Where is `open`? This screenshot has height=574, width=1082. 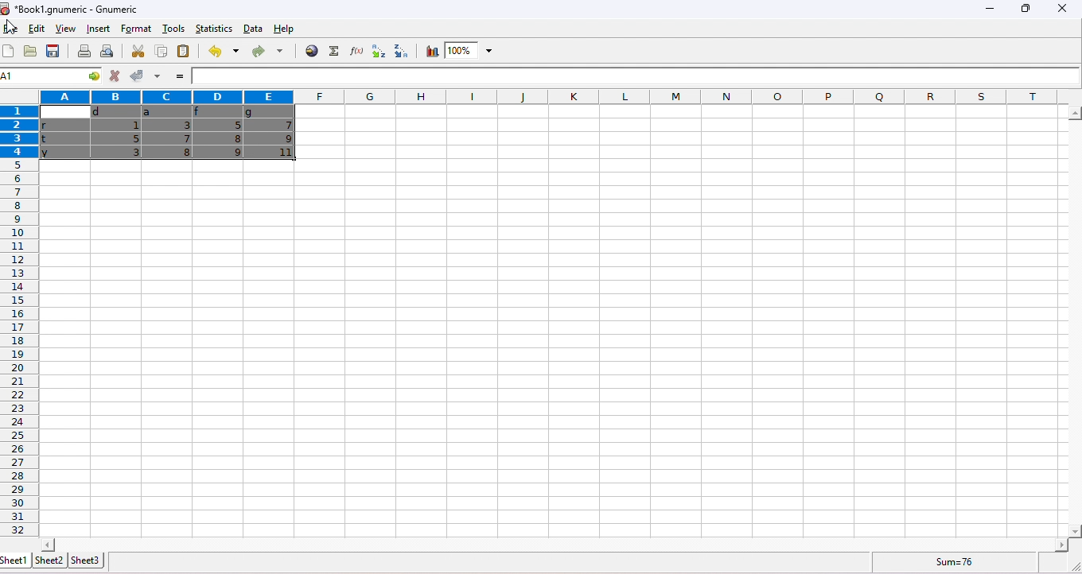 open is located at coordinates (30, 52).